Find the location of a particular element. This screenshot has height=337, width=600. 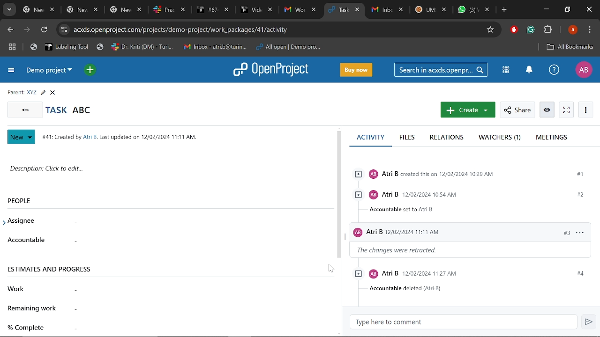

Expand project menu is located at coordinates (12, 70).